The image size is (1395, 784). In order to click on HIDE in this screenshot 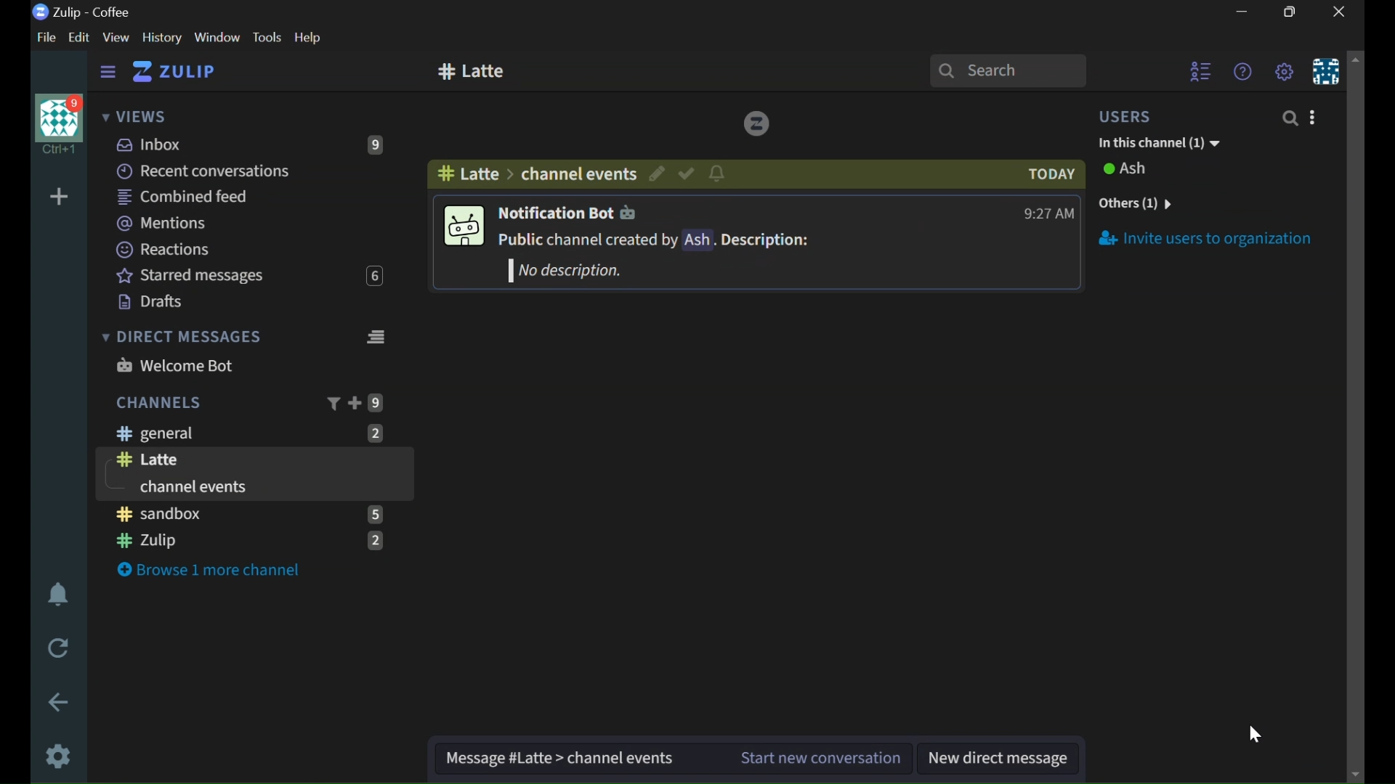, I will do `click(105, 73)`.